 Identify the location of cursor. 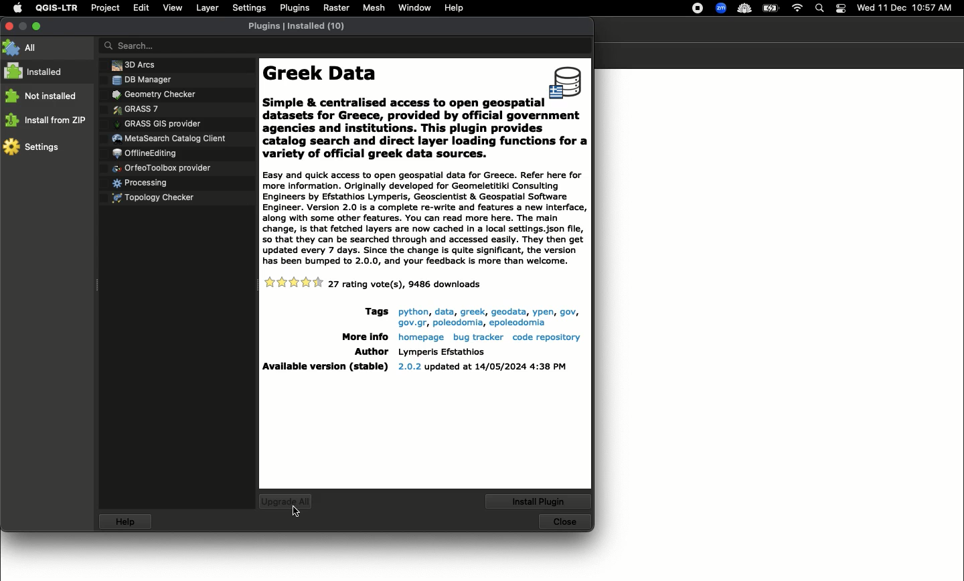
(298, 513).